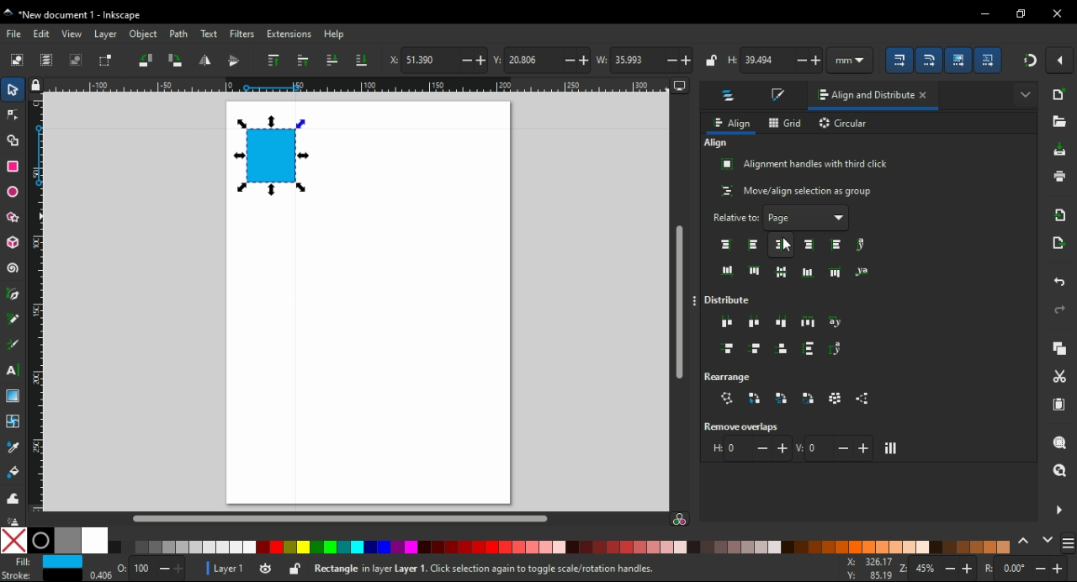 This screenshot has width=1077, height=582. I want to click on paint bucket tool, so click(13, 471).